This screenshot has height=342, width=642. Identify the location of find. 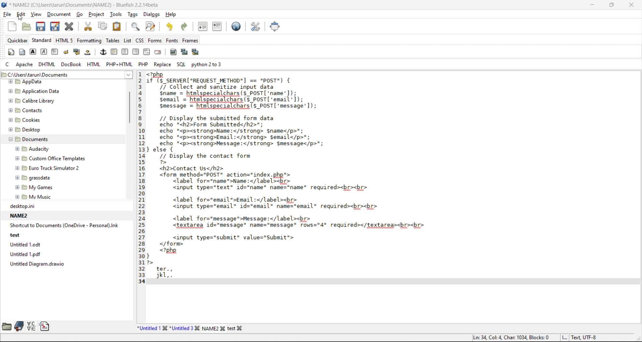
(136, 27).